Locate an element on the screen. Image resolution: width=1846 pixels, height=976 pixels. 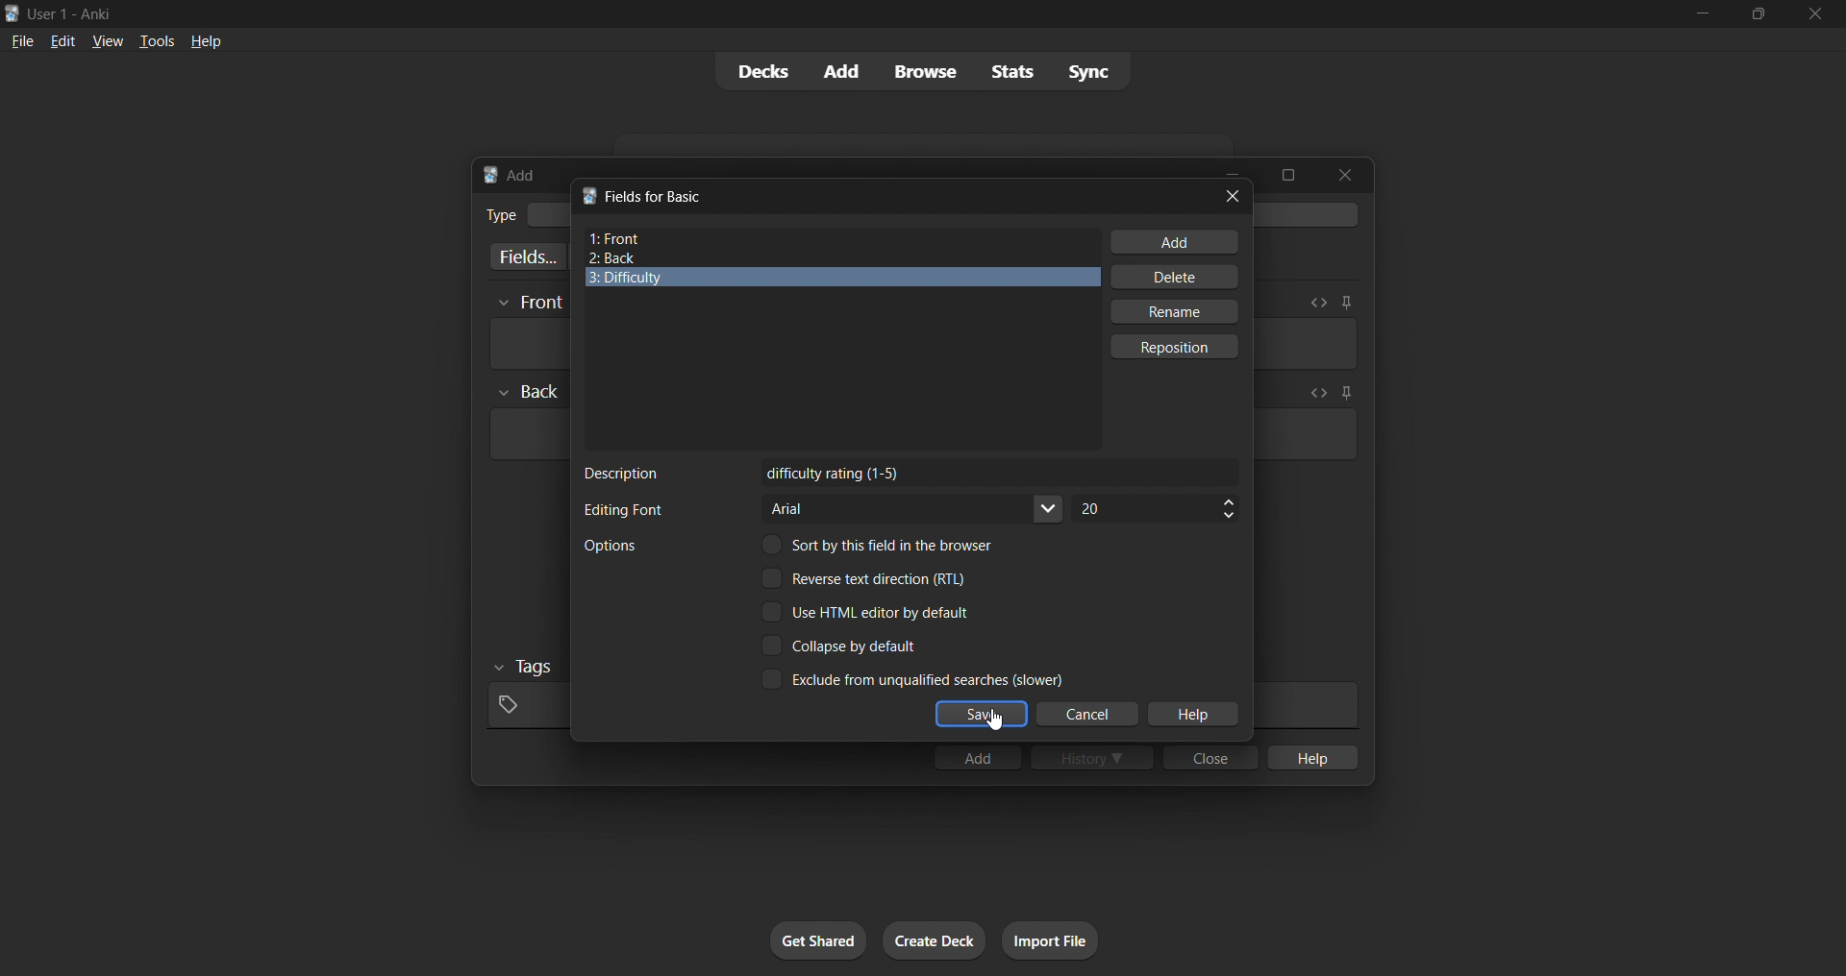
reposition is located at coordinates (1177, 347).